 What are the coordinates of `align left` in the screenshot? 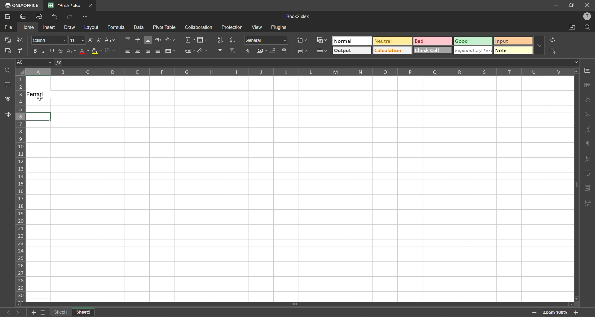 It's located at (128, 51).